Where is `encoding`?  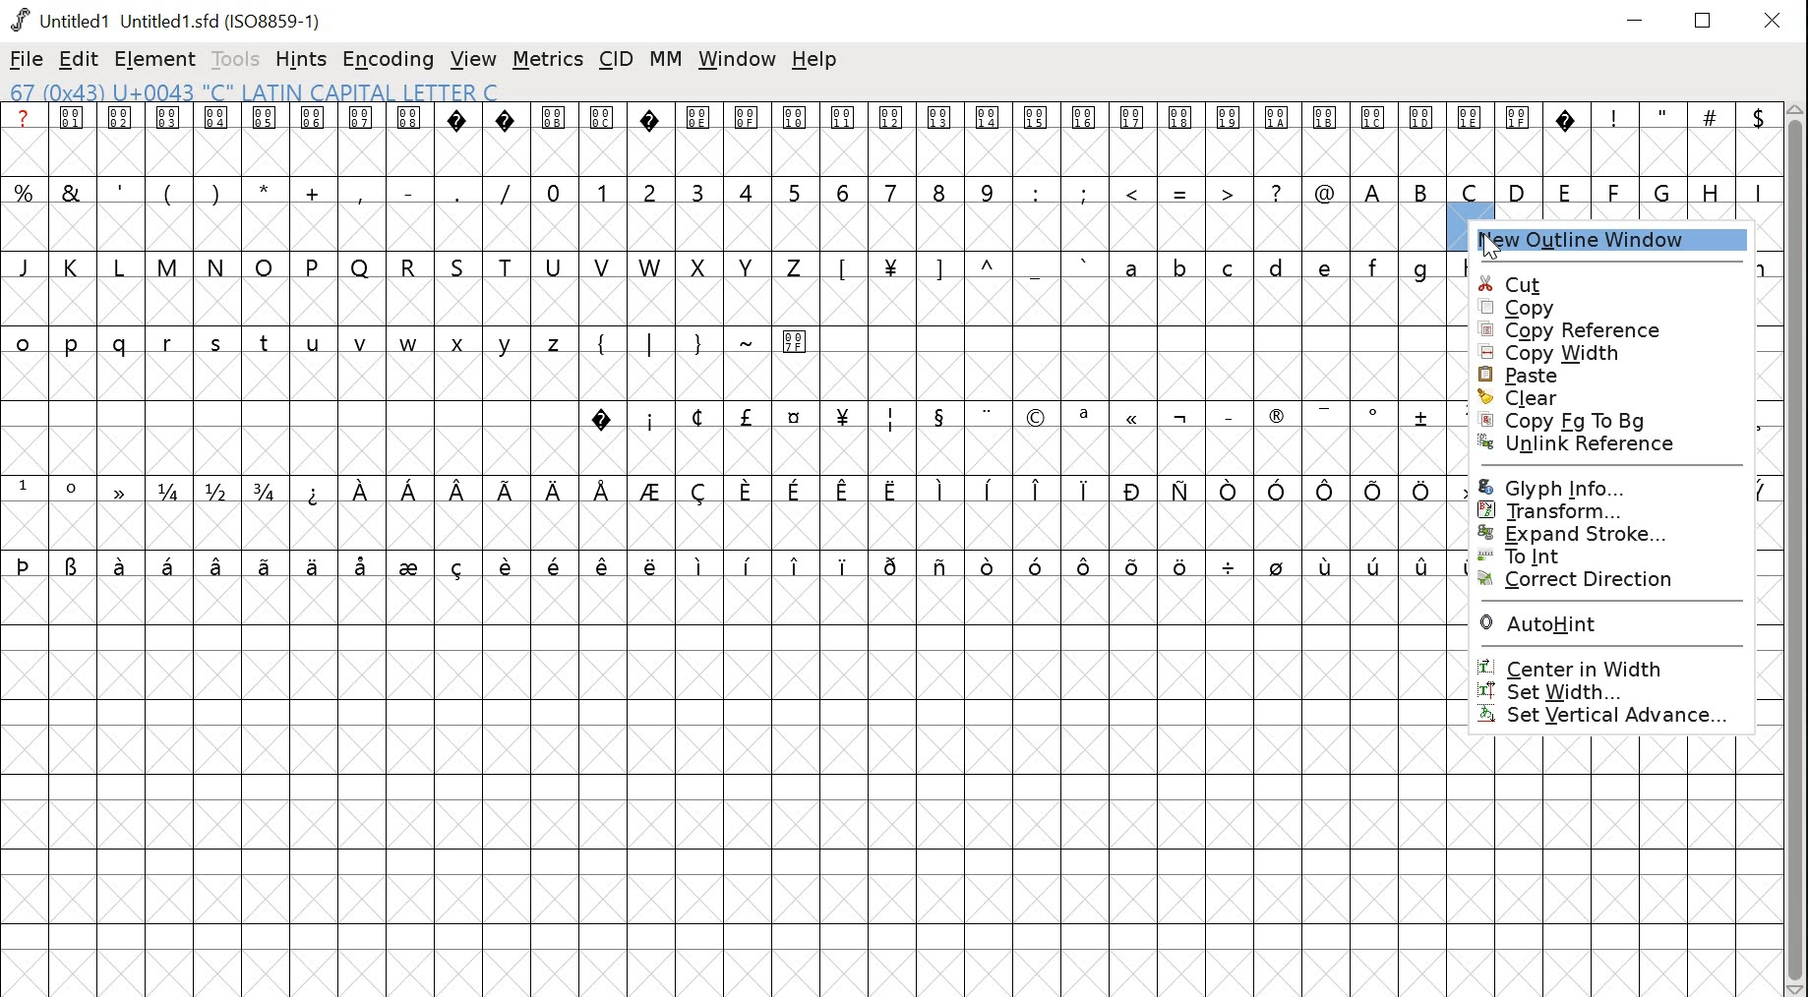 encoding is located at coordinates (387, 61).